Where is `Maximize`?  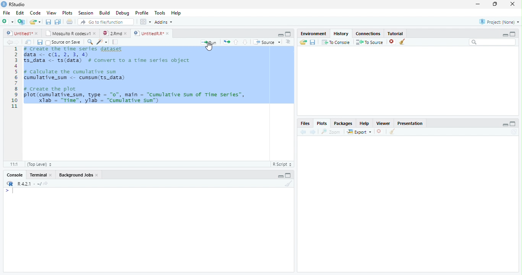 Maximize is located at coordinates (289, 35).